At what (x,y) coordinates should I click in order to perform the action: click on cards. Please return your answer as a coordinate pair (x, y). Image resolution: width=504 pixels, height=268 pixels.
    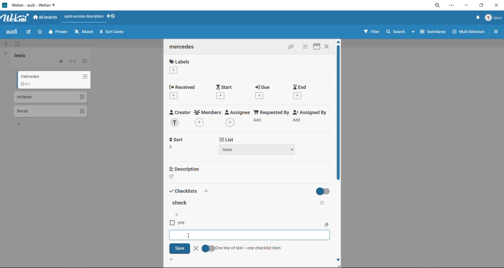
    Looking at the image, I should click on (50, 111).